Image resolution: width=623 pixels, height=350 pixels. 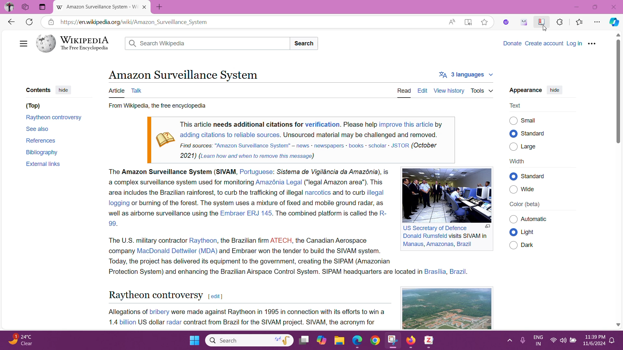 I want to click on (7) Small, so click(x=530, y=120).